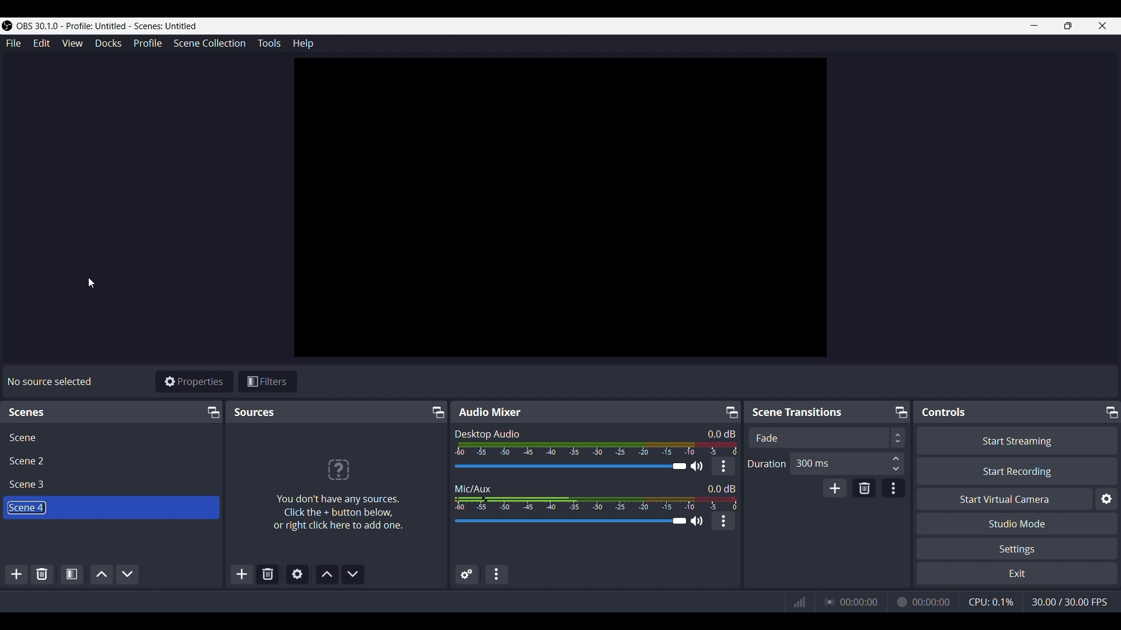 This screenshot has width=1121, height=630. What do you see at coordinates (900, 602) in the screenshot?
I see `Recording Status Icon` at bounding box center [900, 602].